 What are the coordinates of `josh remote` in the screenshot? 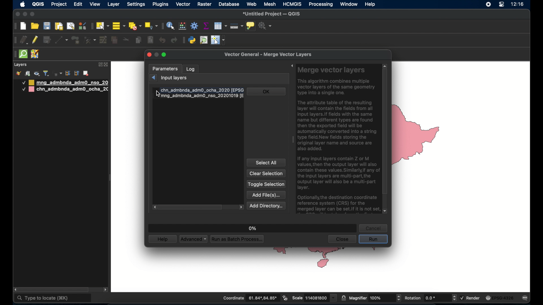 It's located at (35, 54).